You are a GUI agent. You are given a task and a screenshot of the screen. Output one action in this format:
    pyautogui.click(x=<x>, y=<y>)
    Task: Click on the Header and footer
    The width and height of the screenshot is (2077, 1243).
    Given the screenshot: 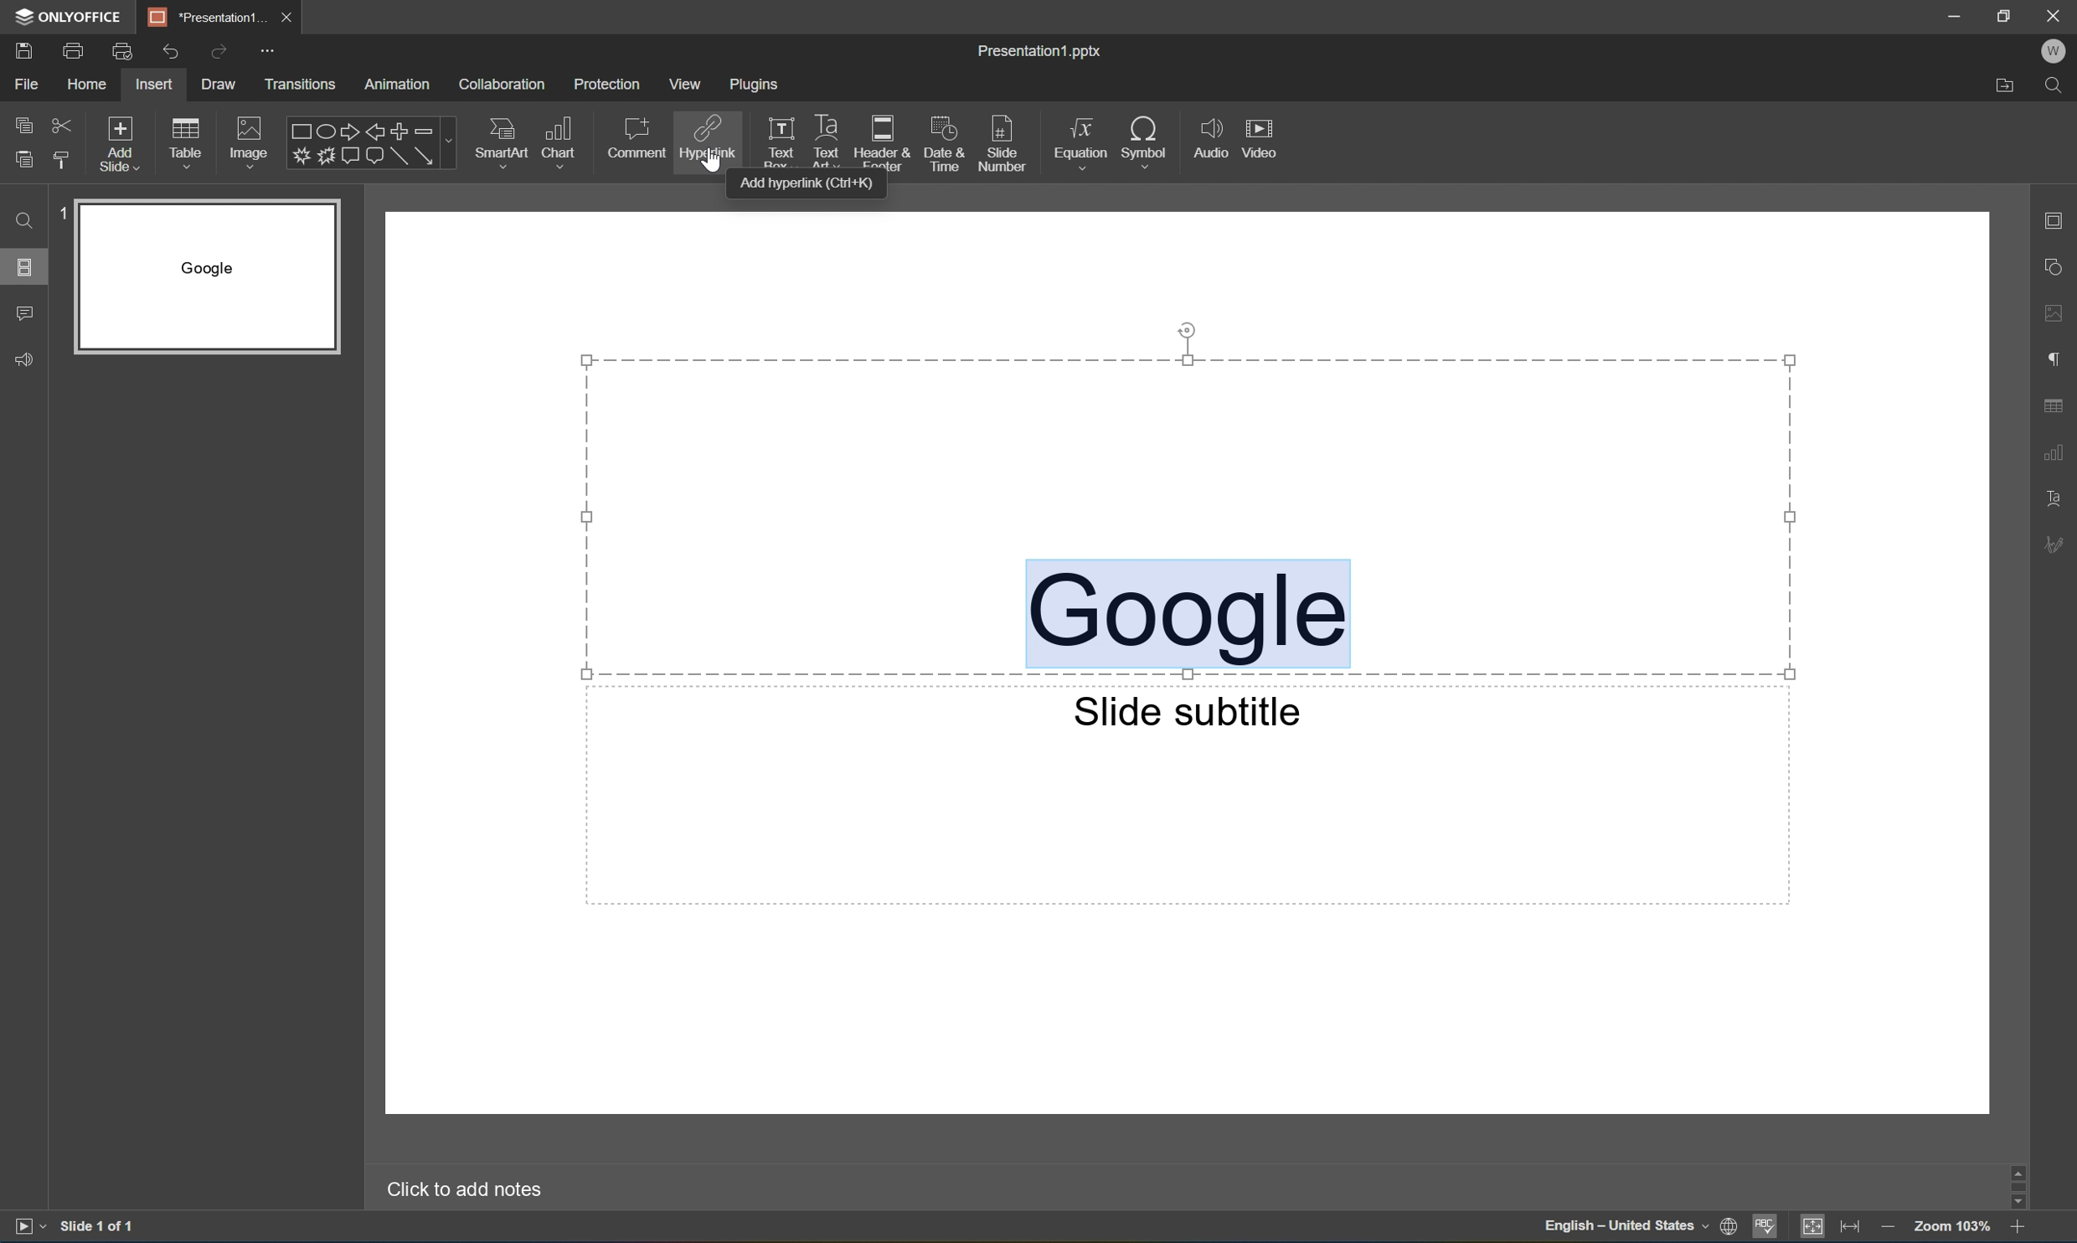 What is the action you would take?
    pyautogui.click(x=884, y=142)
    